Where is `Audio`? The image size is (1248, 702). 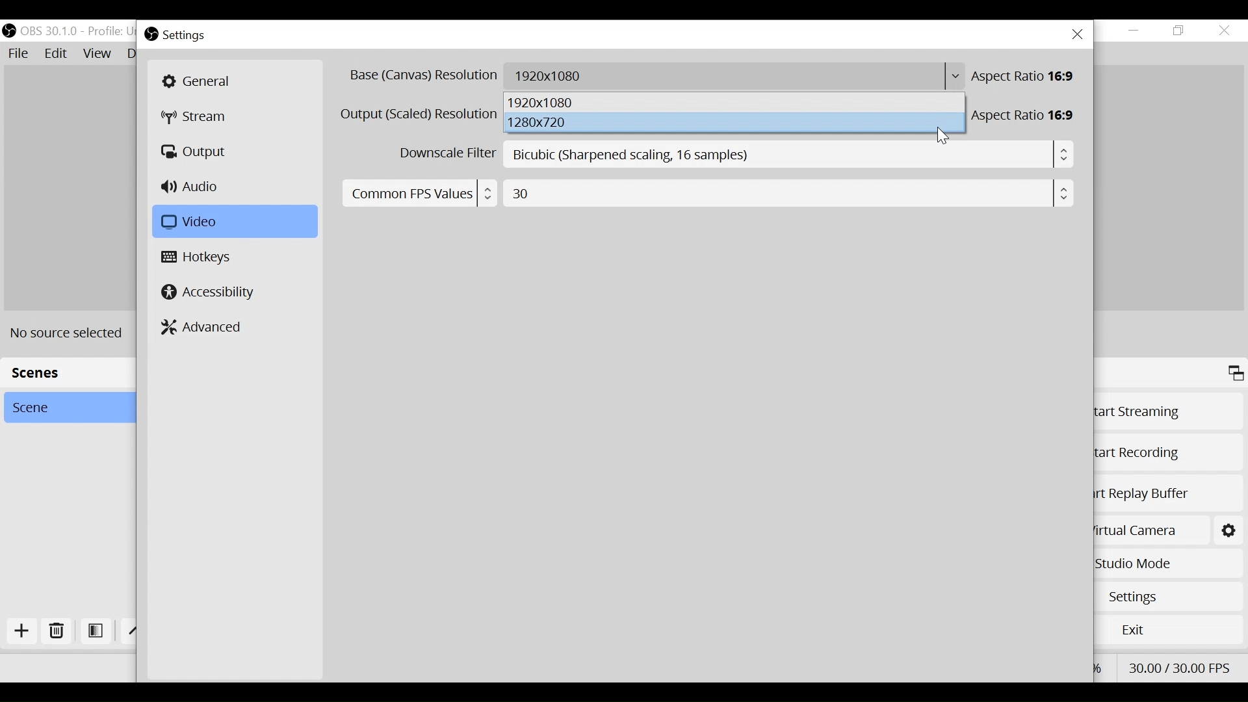
Audio is located at coordinates (193, 188).